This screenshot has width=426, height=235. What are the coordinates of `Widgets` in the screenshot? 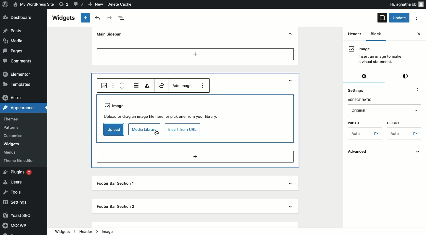 It's located at (11, 144).